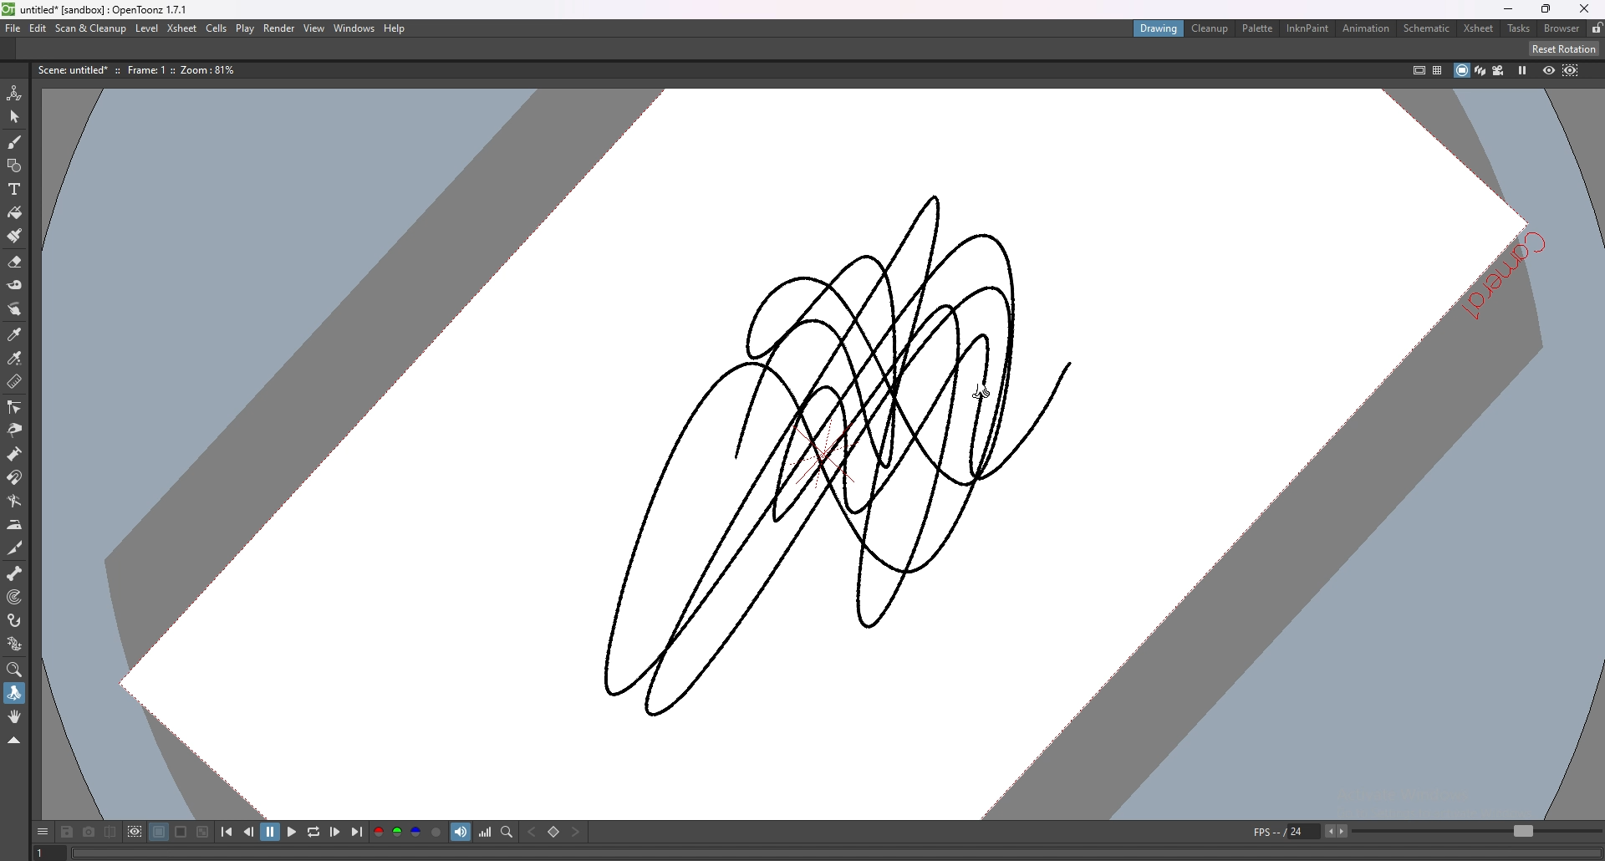 The height and width of the screenshot is (861, 1605). I want to click on fps, so click(1298, 832).